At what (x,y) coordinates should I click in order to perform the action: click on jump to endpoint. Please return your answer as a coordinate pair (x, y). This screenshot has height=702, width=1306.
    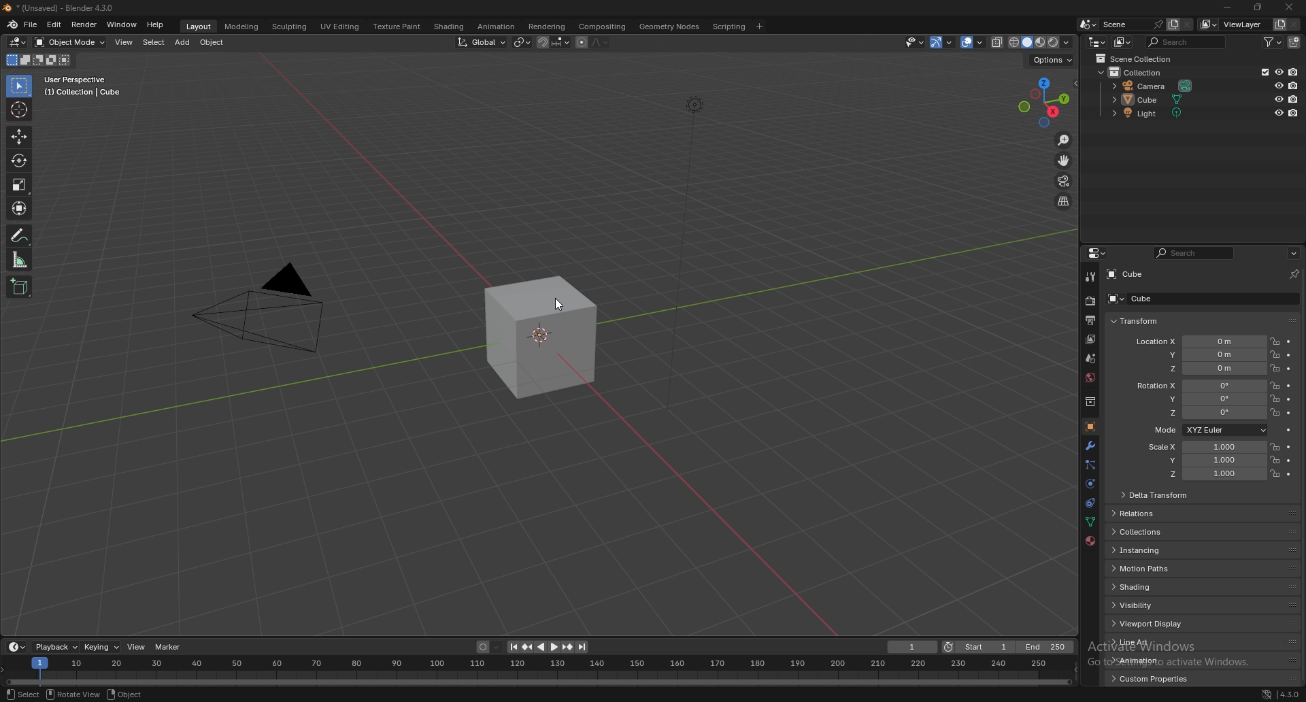
    Looking at the image, I should click on (512, 647).